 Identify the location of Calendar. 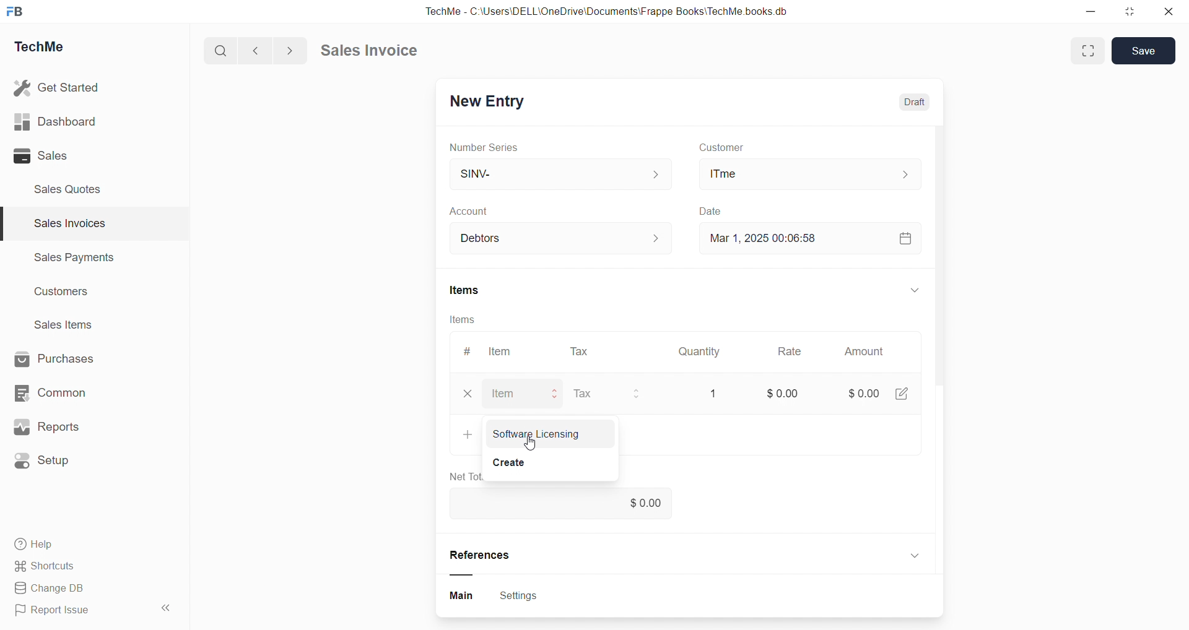
(904, 237).